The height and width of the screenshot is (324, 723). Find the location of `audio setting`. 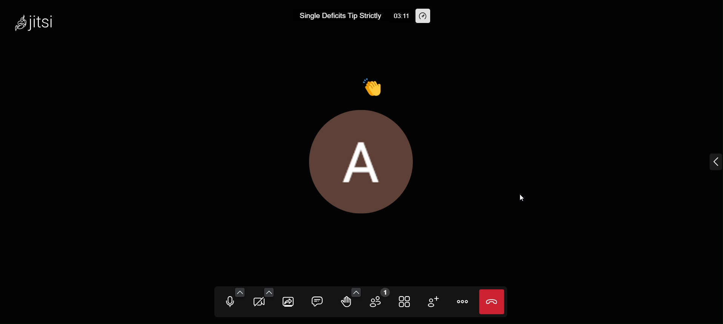

audio setting is located at coordinates (240, 292).